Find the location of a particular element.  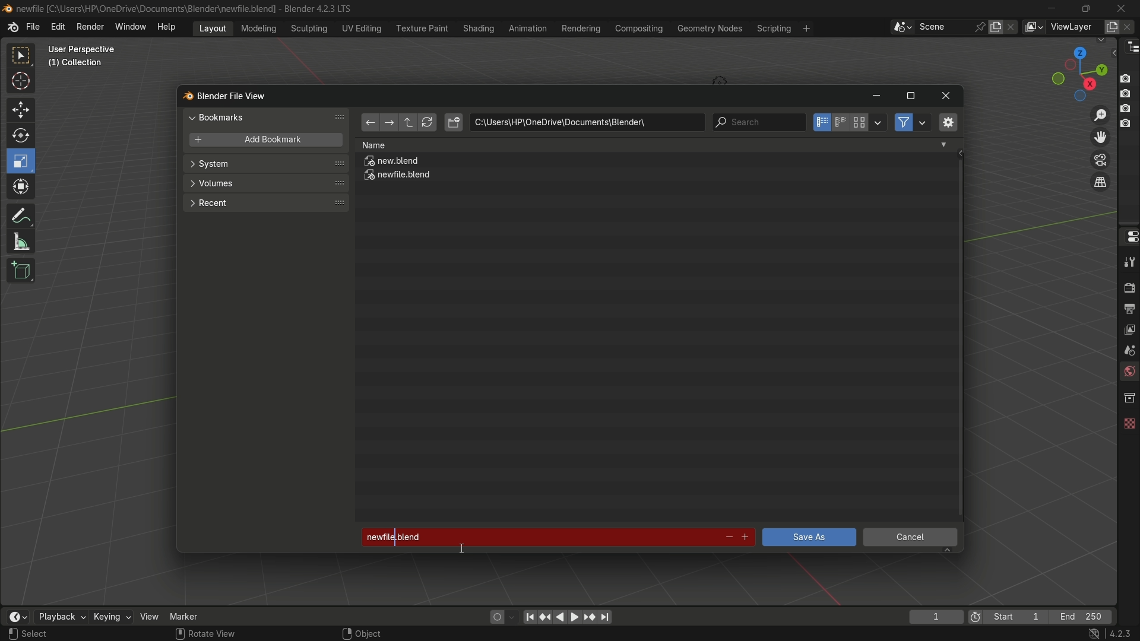

filter settings is located at coordinates (923, 122).